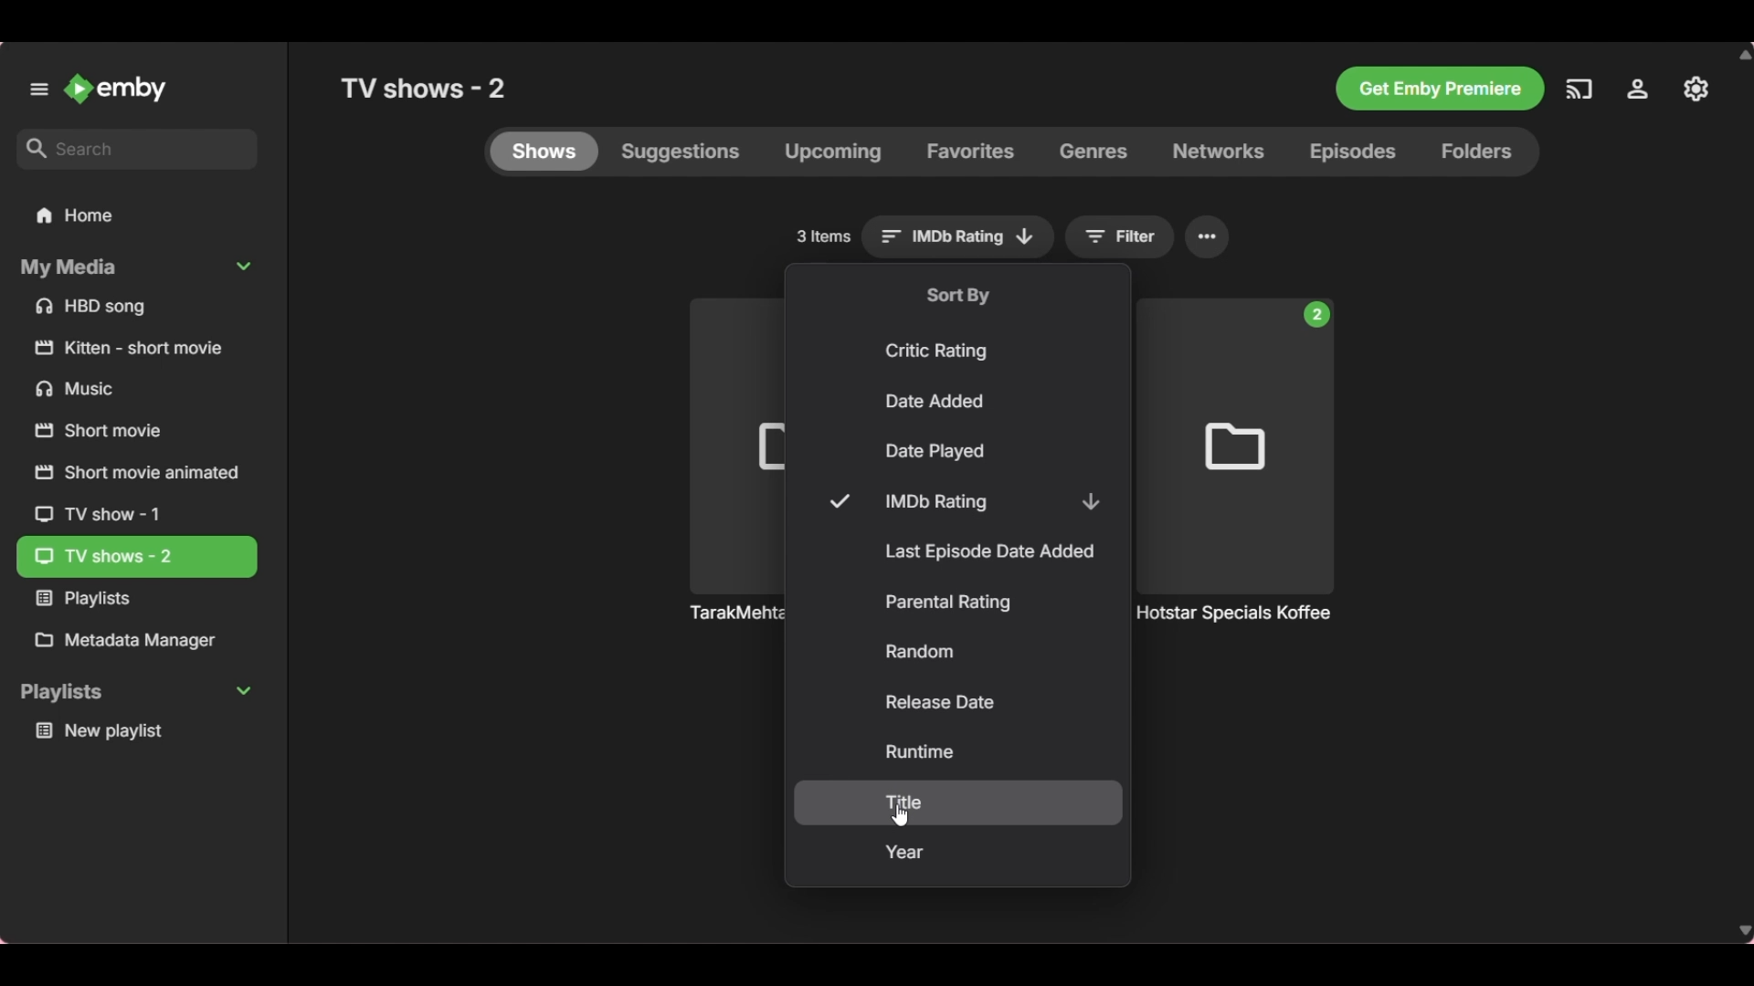 This screenshot has height=986, width=1754. What do you see at coordinates (1316, 315) in the screenshot?
I see `Number of files in folder` at bounding box center [1316, 315].